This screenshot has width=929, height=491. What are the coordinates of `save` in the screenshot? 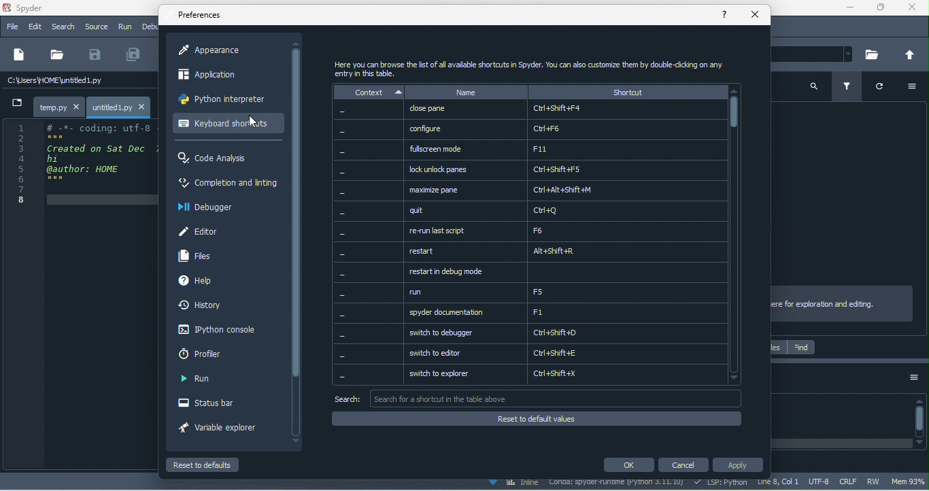 It's located at (97, 55).